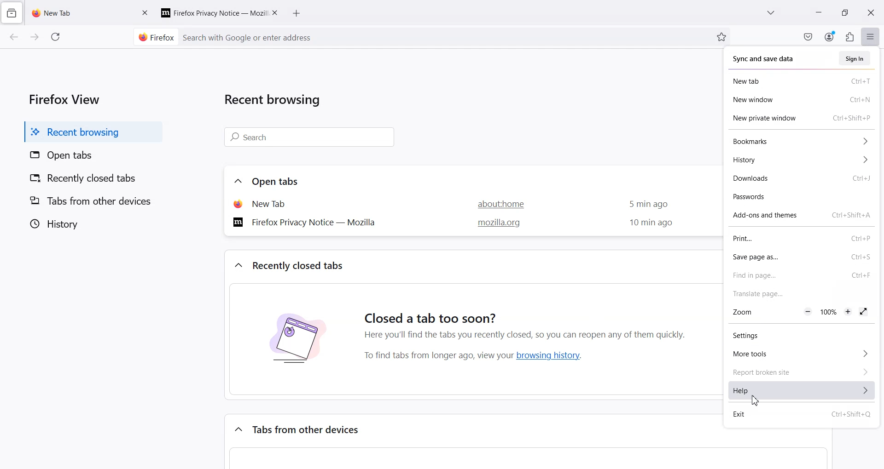 This screenshot has width=884, height=469. What do you see at coordinates (14, 38) in the screenshot?
I see `Back` at bounding box center [14, 38].